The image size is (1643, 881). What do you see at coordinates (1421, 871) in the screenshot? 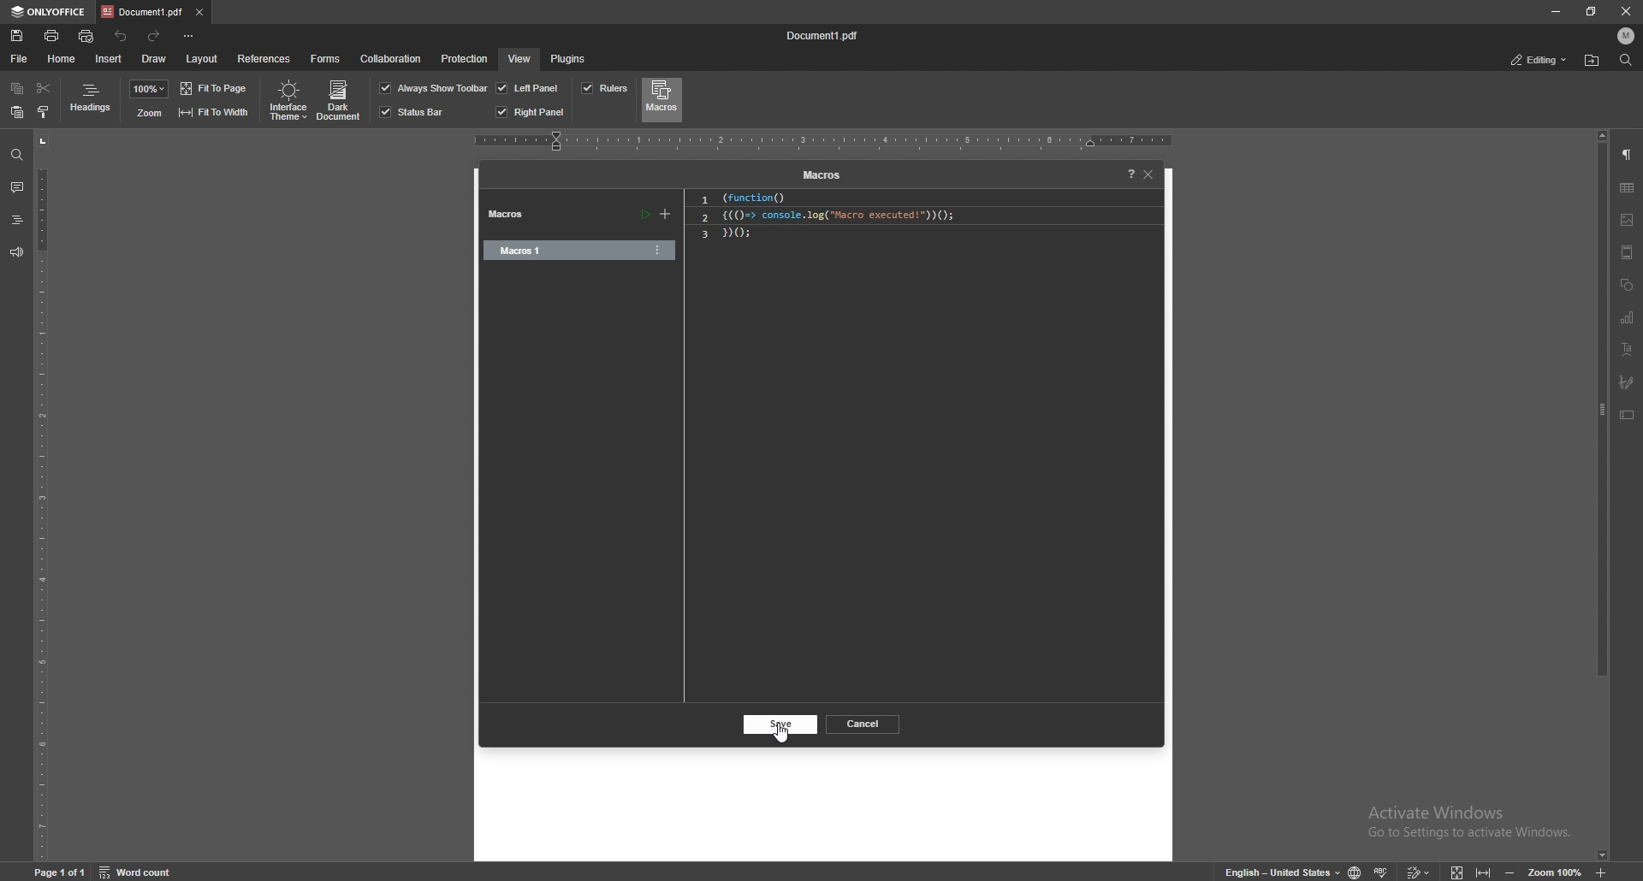
I see `track changes` at bounding box center [1421, 871].